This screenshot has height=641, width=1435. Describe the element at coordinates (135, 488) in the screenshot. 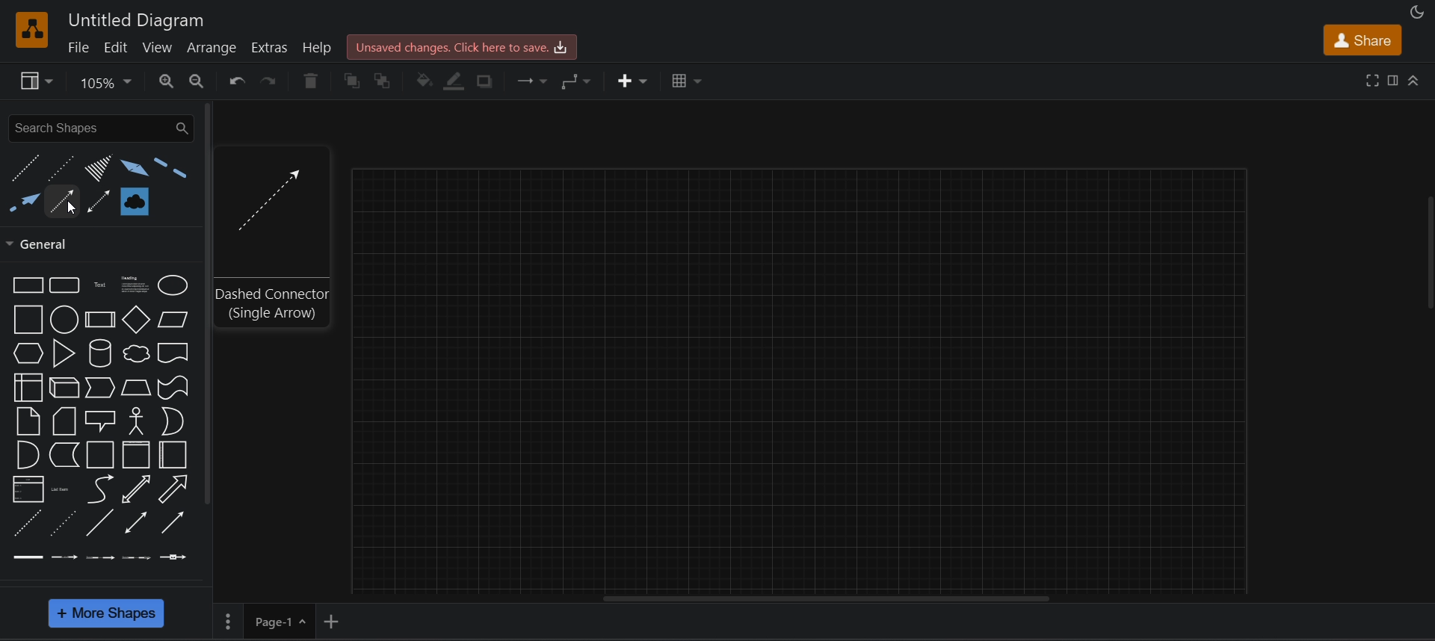

I see `bidirectional arrow` at that location.